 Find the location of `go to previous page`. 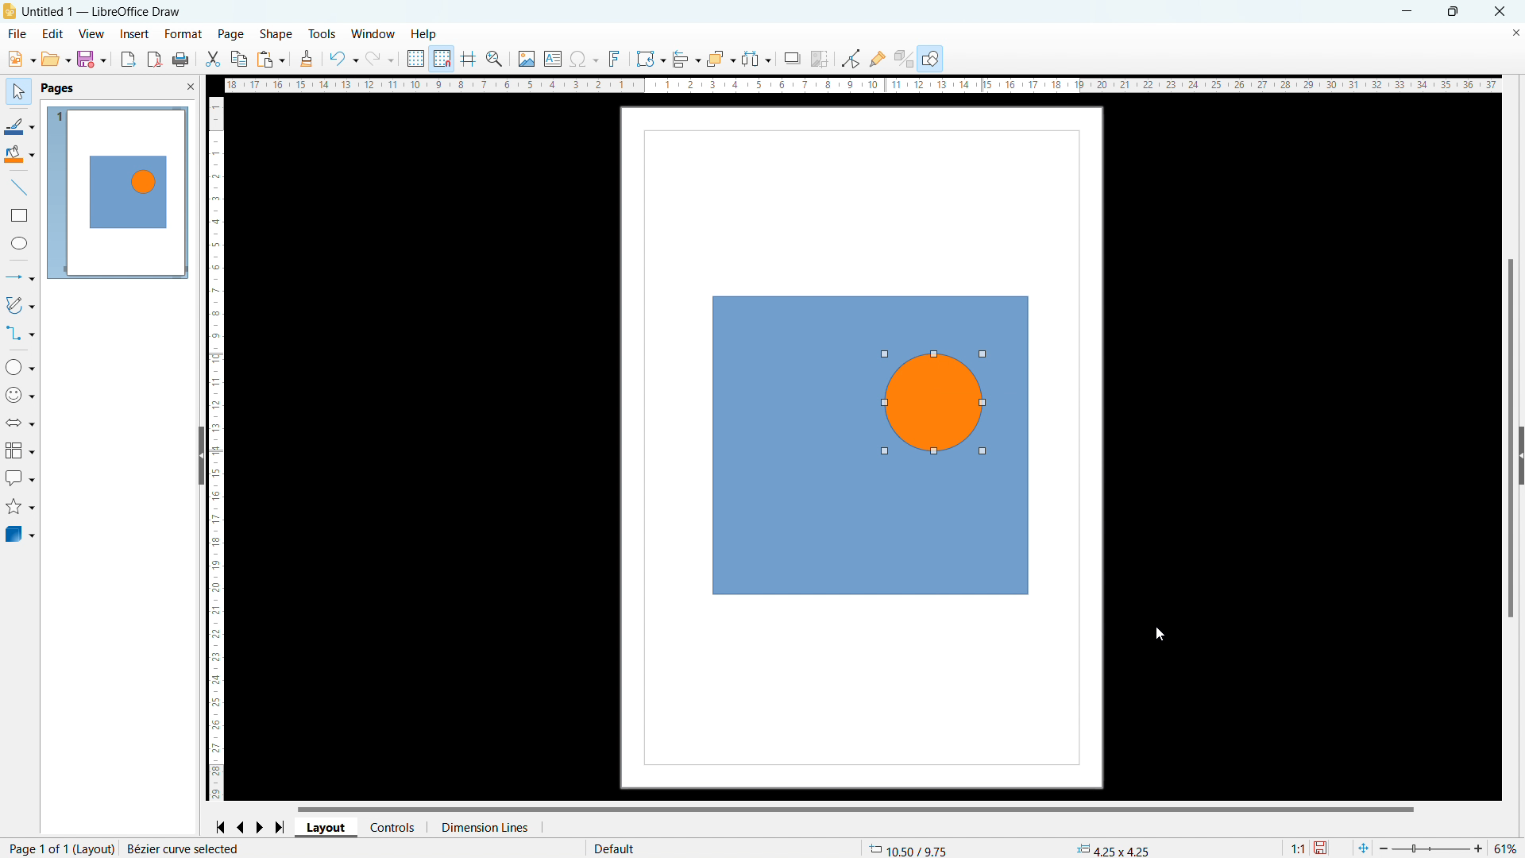

go to previous page is located at coordinates (240, 826).